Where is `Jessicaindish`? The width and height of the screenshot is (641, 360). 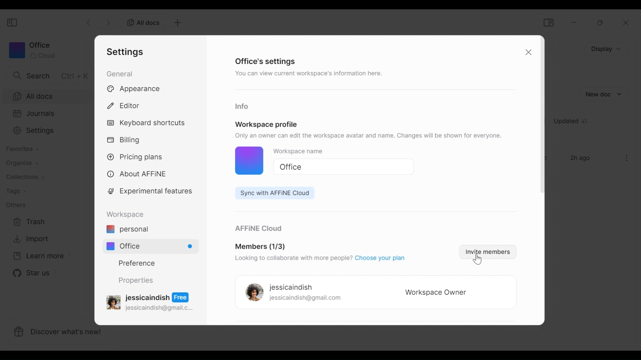
Jessicaindish is located at coordinates (291, 288).